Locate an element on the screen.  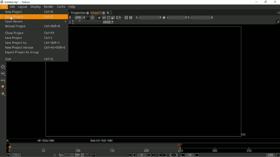
Previous increment is located at coordinates (182, 155).